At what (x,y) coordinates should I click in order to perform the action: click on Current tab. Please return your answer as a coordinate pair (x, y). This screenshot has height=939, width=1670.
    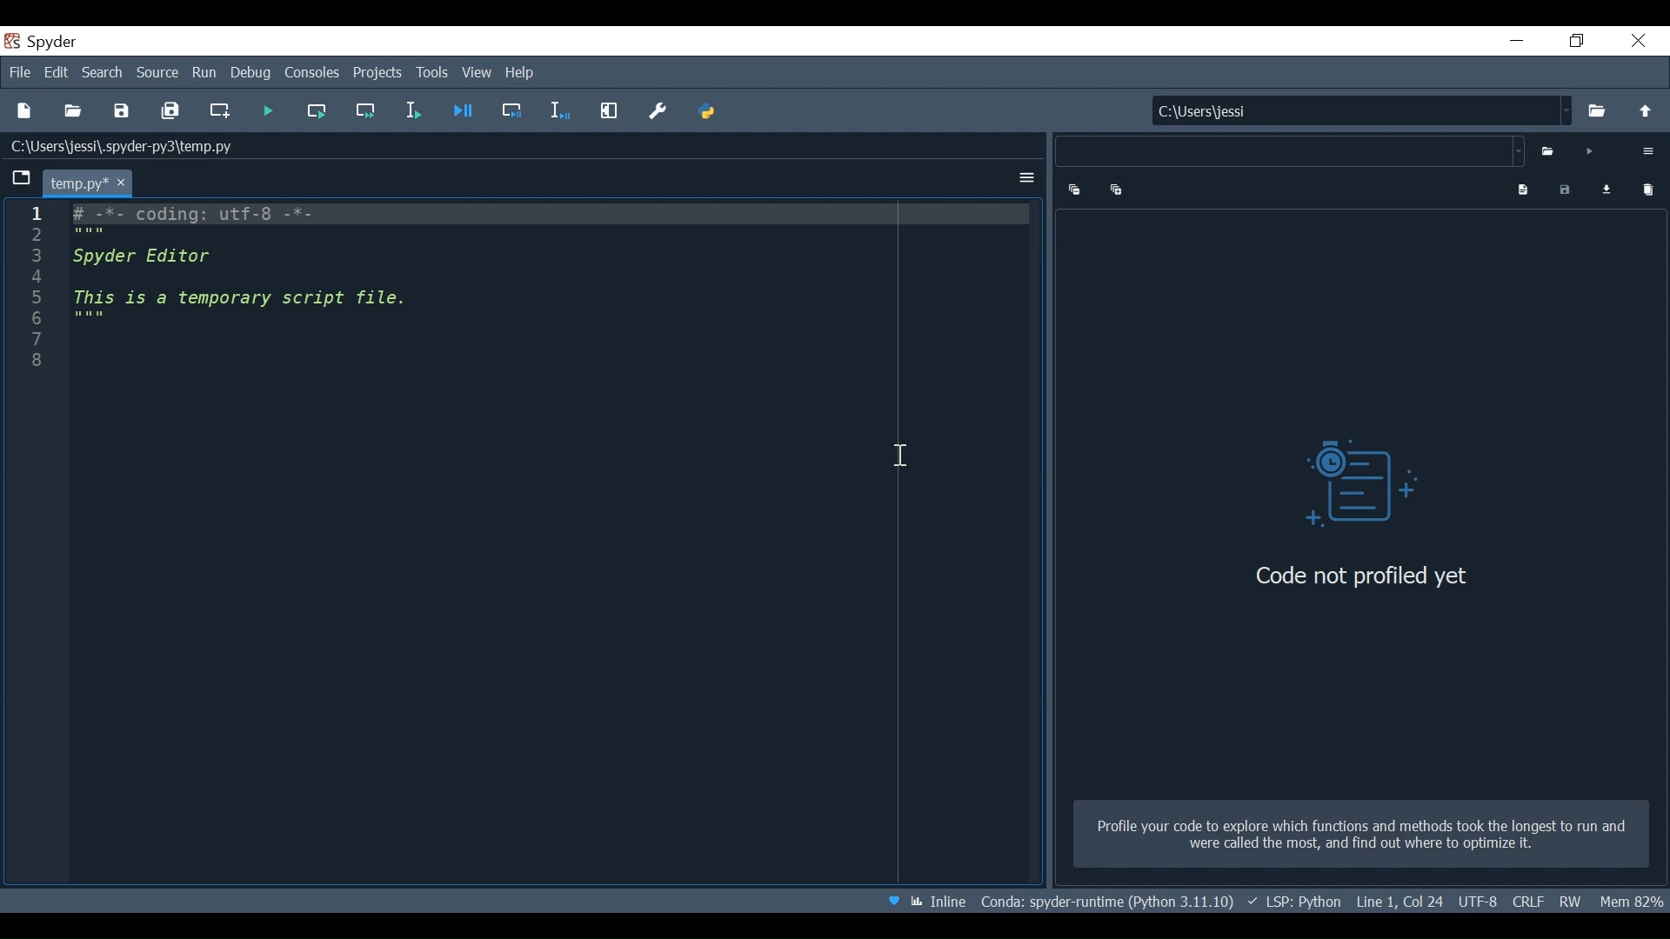
    Looking at the image, I should click on (86, 181).